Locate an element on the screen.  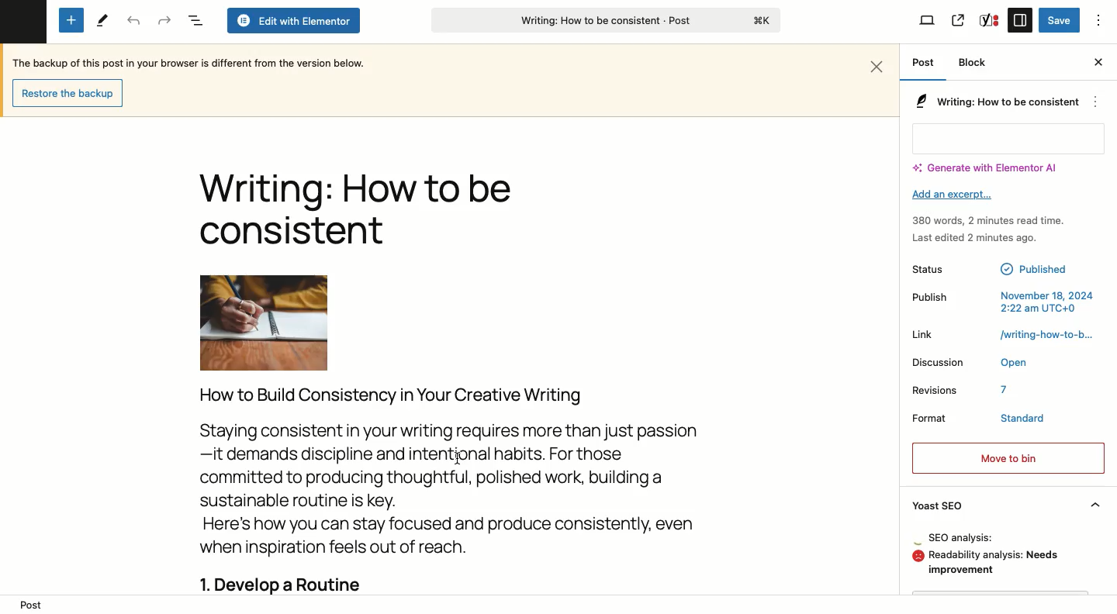
View post is located at coordinates (957, 20).